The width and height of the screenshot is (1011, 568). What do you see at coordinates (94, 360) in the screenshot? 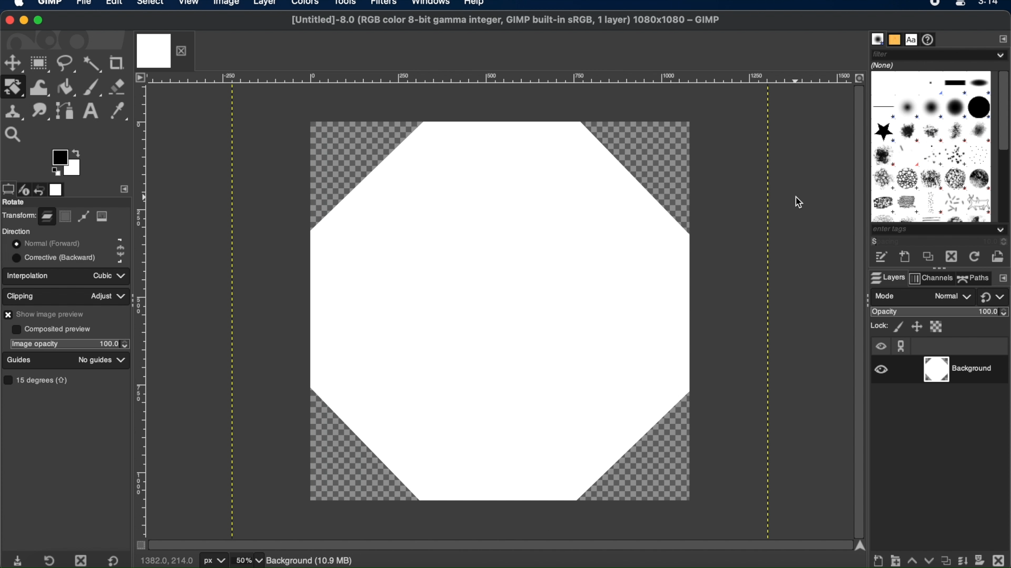
I see `no guides` at bounding box center [94, 360].